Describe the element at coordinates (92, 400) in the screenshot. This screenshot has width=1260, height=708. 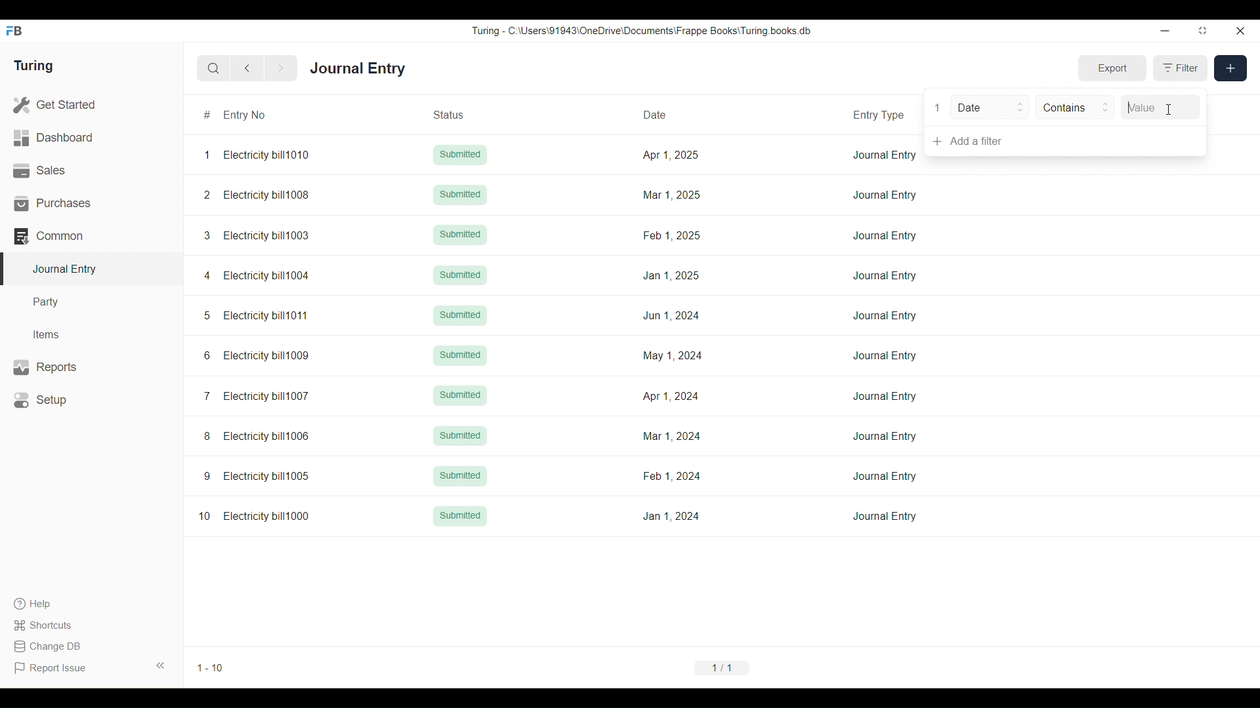
I see `Setup` at that location.